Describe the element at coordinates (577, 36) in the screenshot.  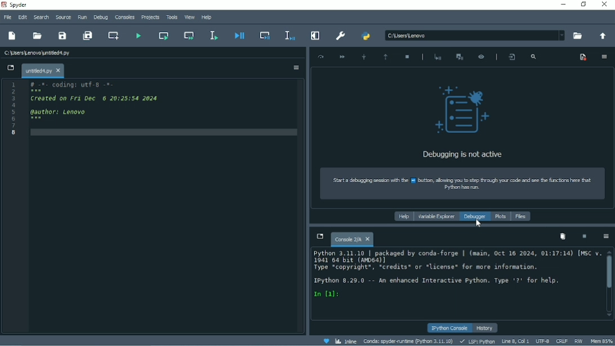
I see `Browse a working directory` at that location.